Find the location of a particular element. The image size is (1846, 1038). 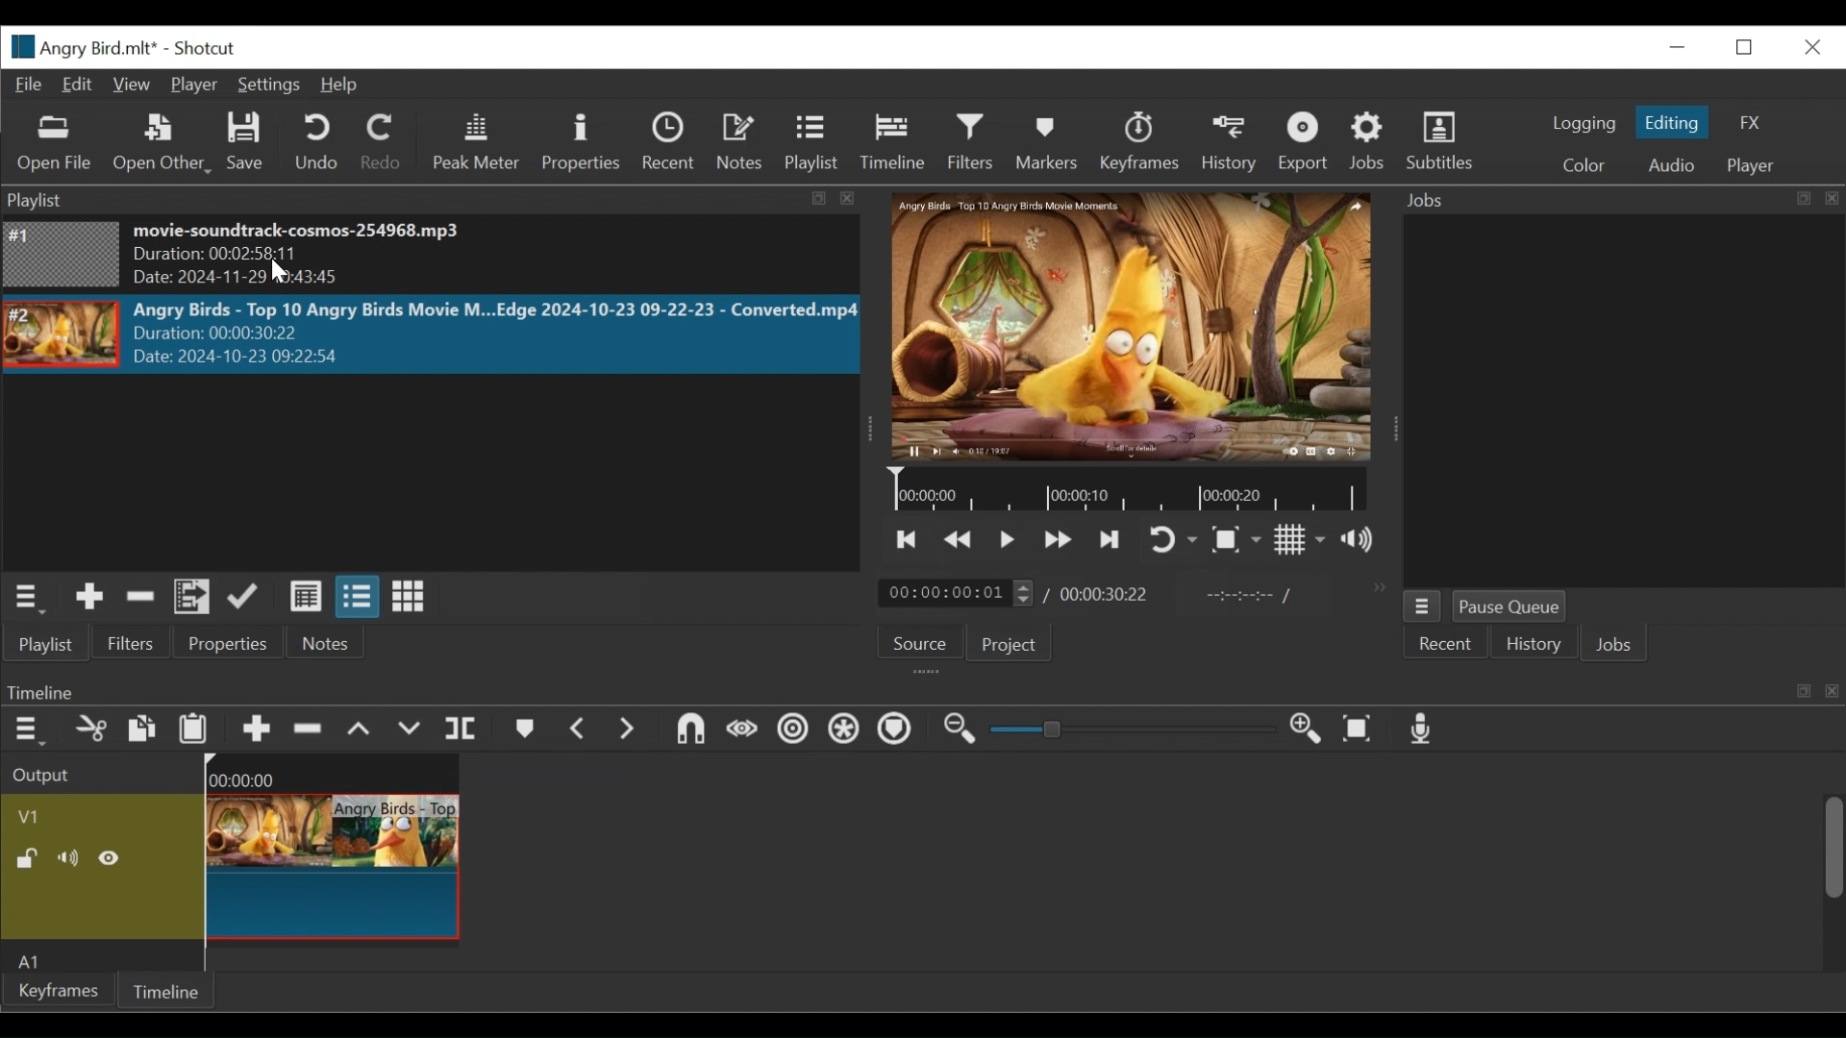

Hide is located at coordinates (112, 859).